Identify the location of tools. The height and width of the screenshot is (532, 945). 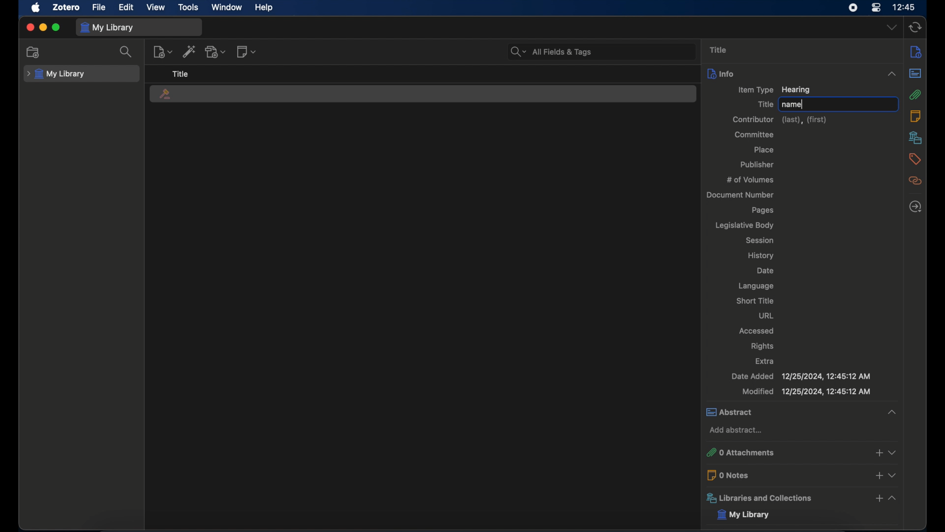
(189, 7).